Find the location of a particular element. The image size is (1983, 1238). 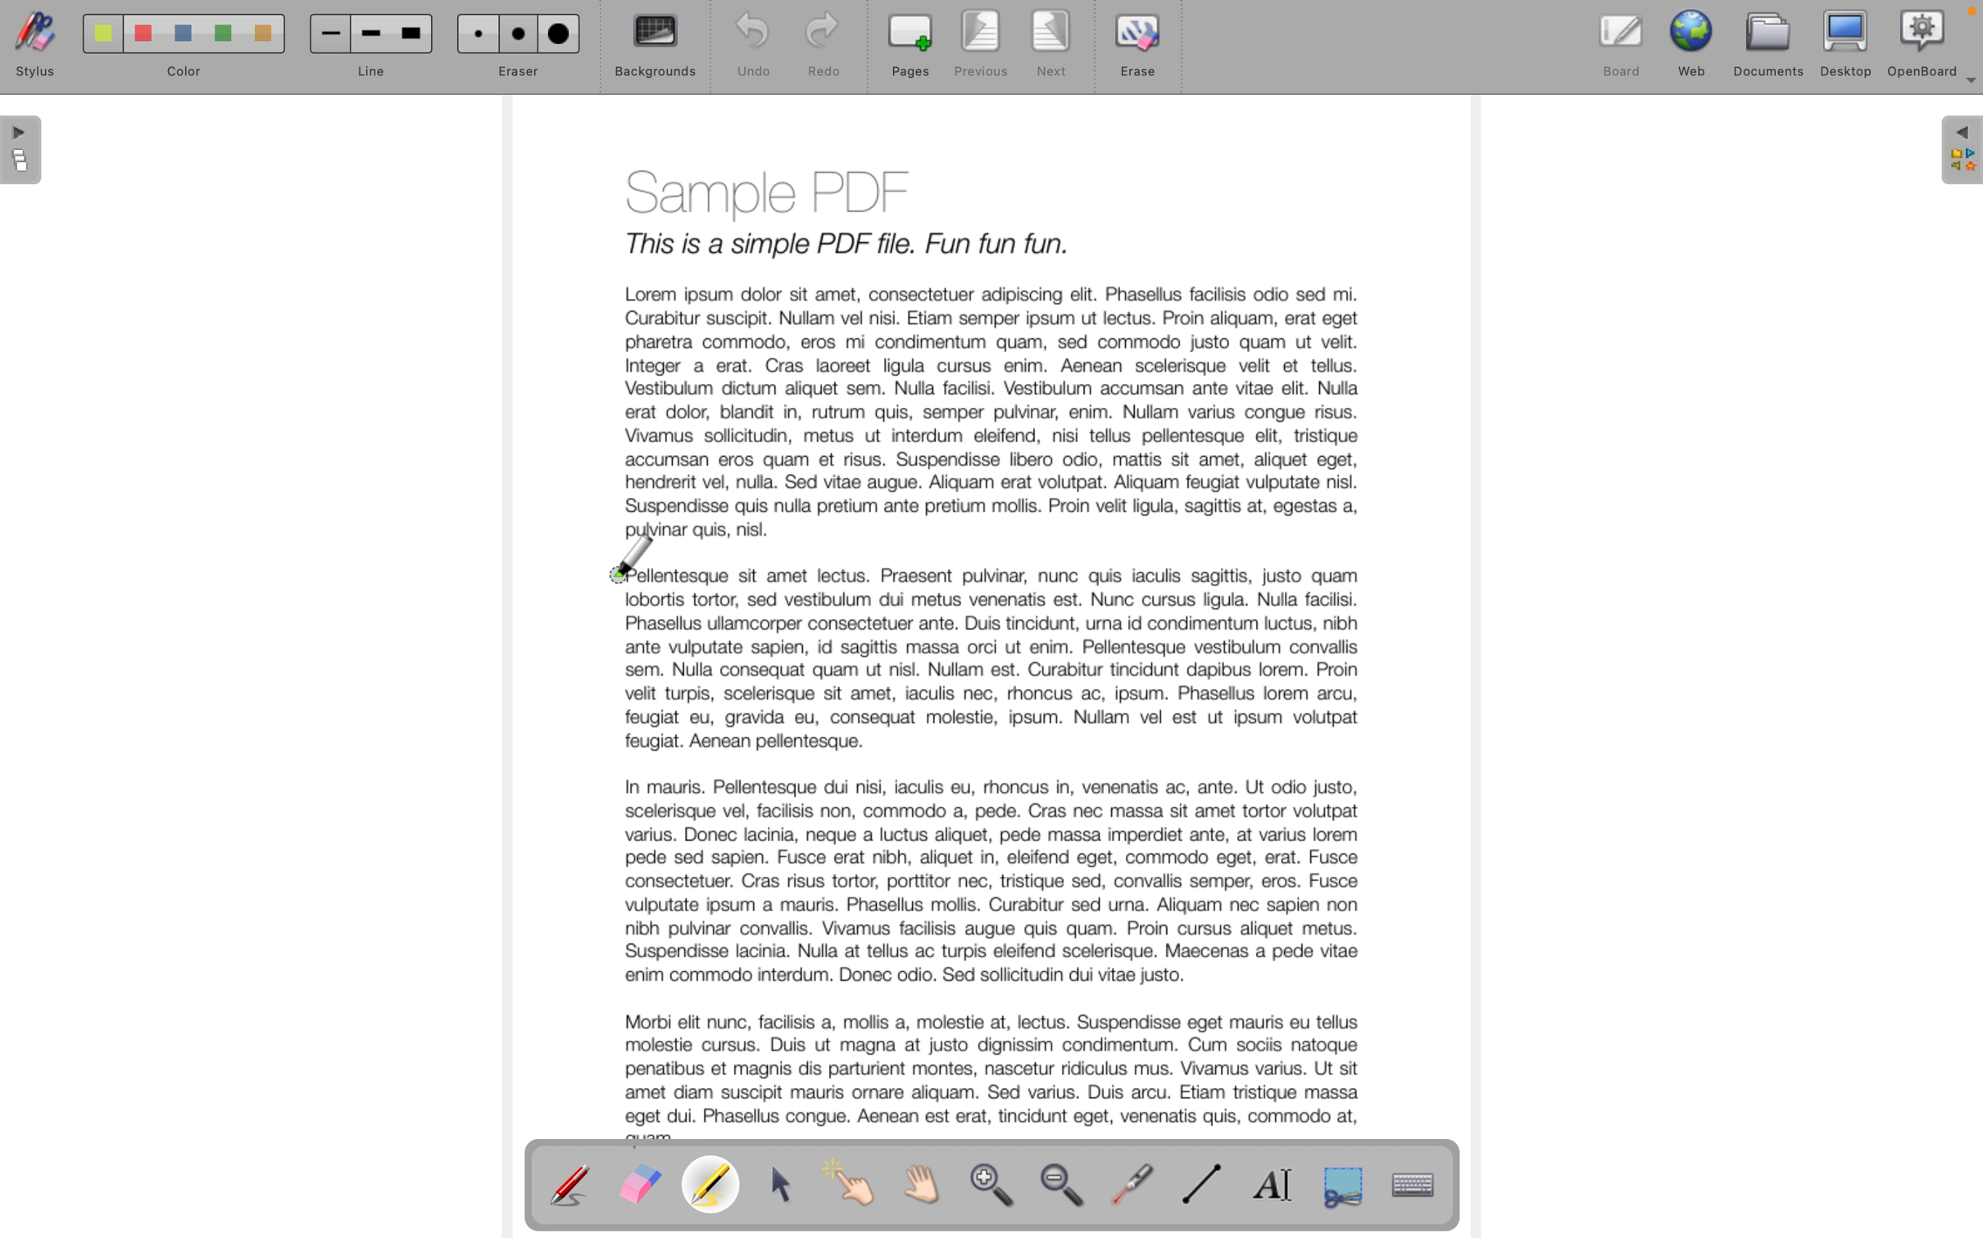

color is located at coordinates (175, 51).